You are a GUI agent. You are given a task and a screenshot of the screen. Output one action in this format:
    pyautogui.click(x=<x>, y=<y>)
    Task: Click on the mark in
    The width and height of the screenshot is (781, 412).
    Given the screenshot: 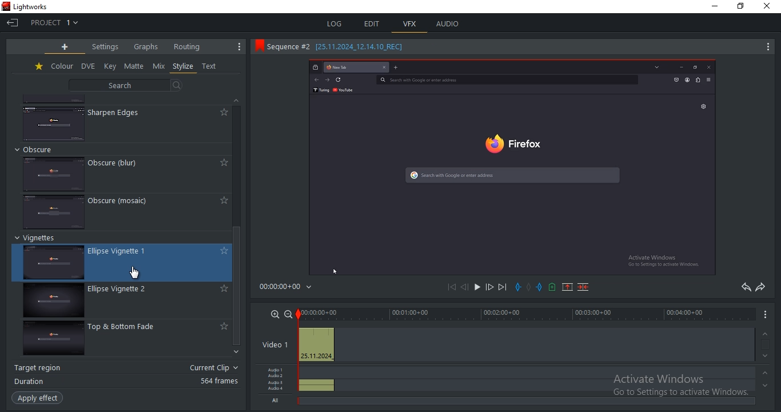 What is the action you would take?
    pyautogui.click(x=519, y=287)
    